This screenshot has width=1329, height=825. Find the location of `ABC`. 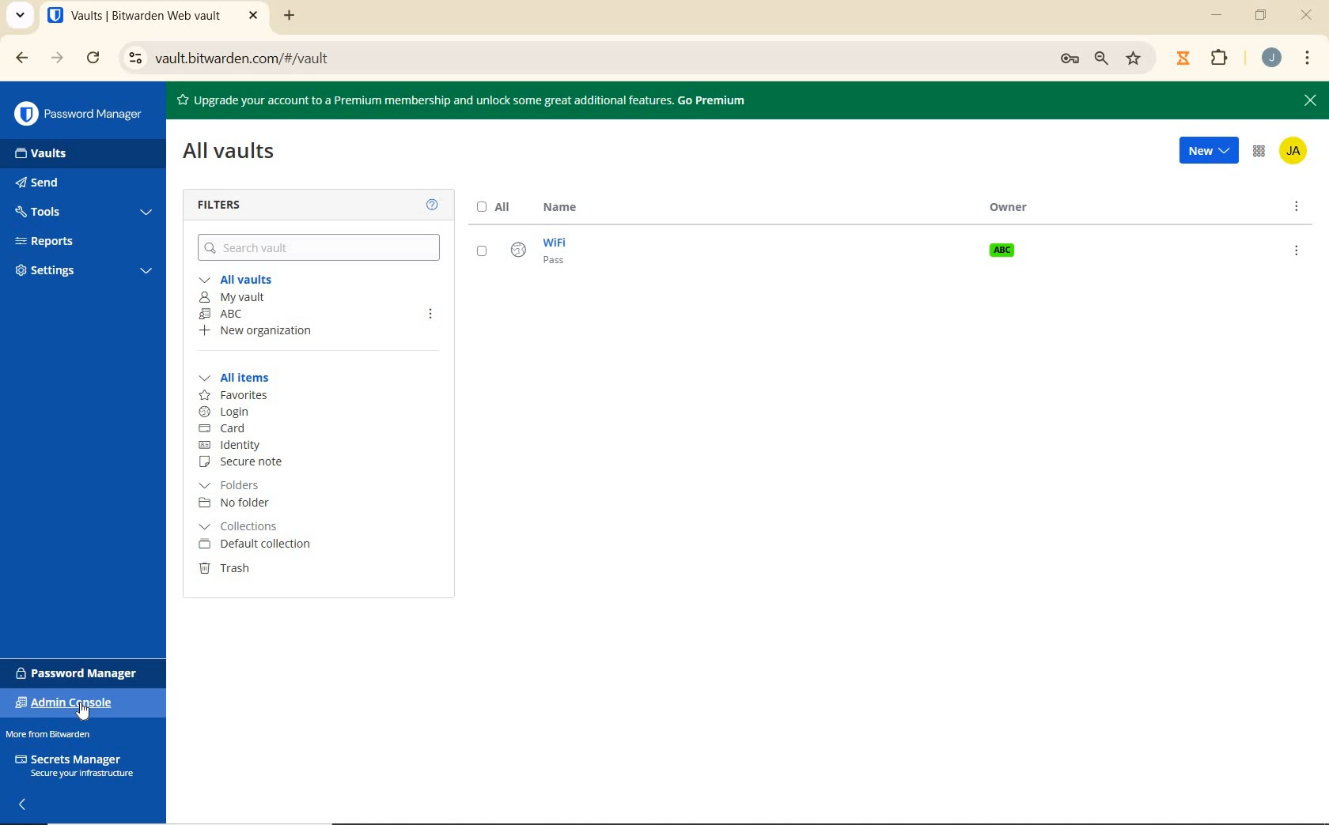

ABC is located at coordinates (241, 314).